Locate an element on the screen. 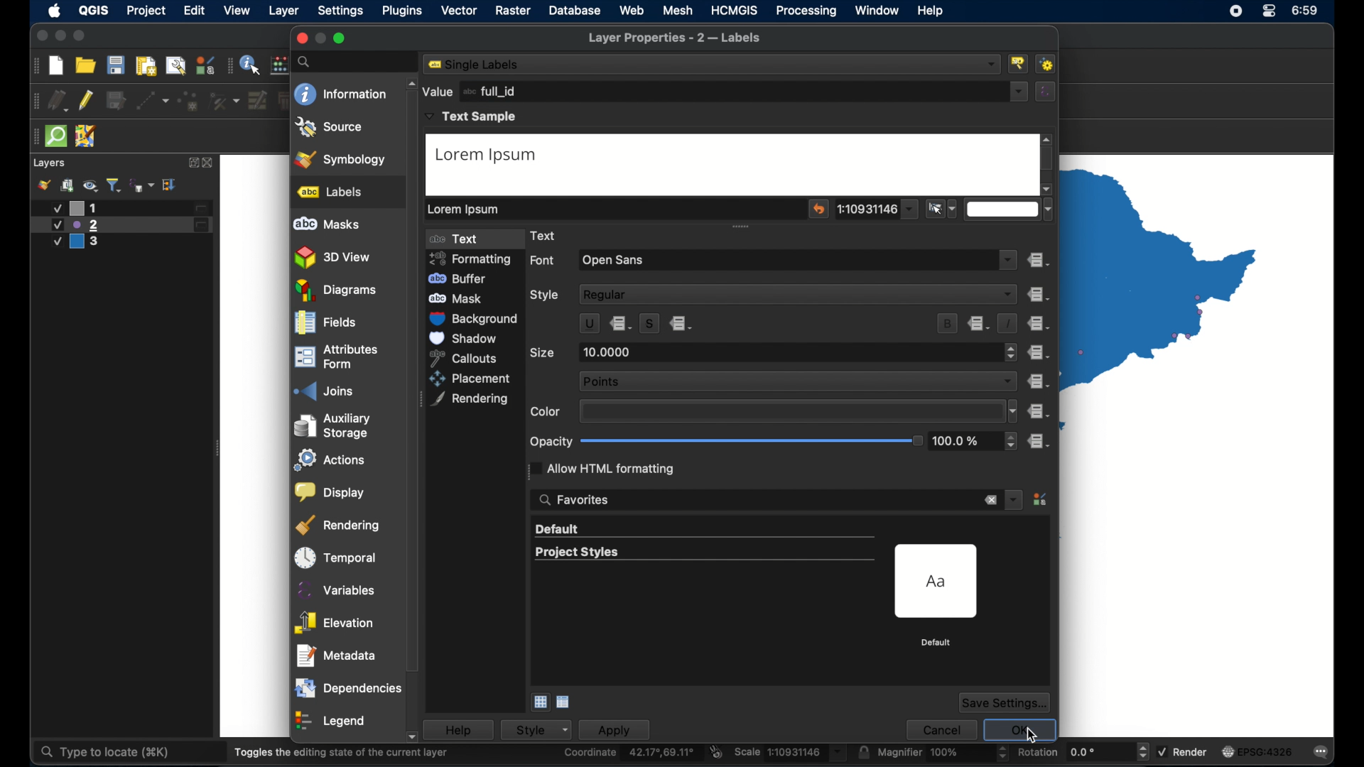 This screenshot has width=1364, height=767. web is located at coordinates (632, 10).